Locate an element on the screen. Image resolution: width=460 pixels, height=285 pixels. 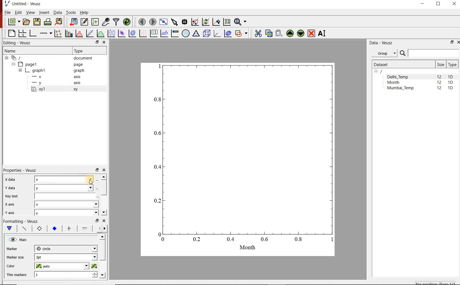
Dataset is located at coordinates (402, 64).